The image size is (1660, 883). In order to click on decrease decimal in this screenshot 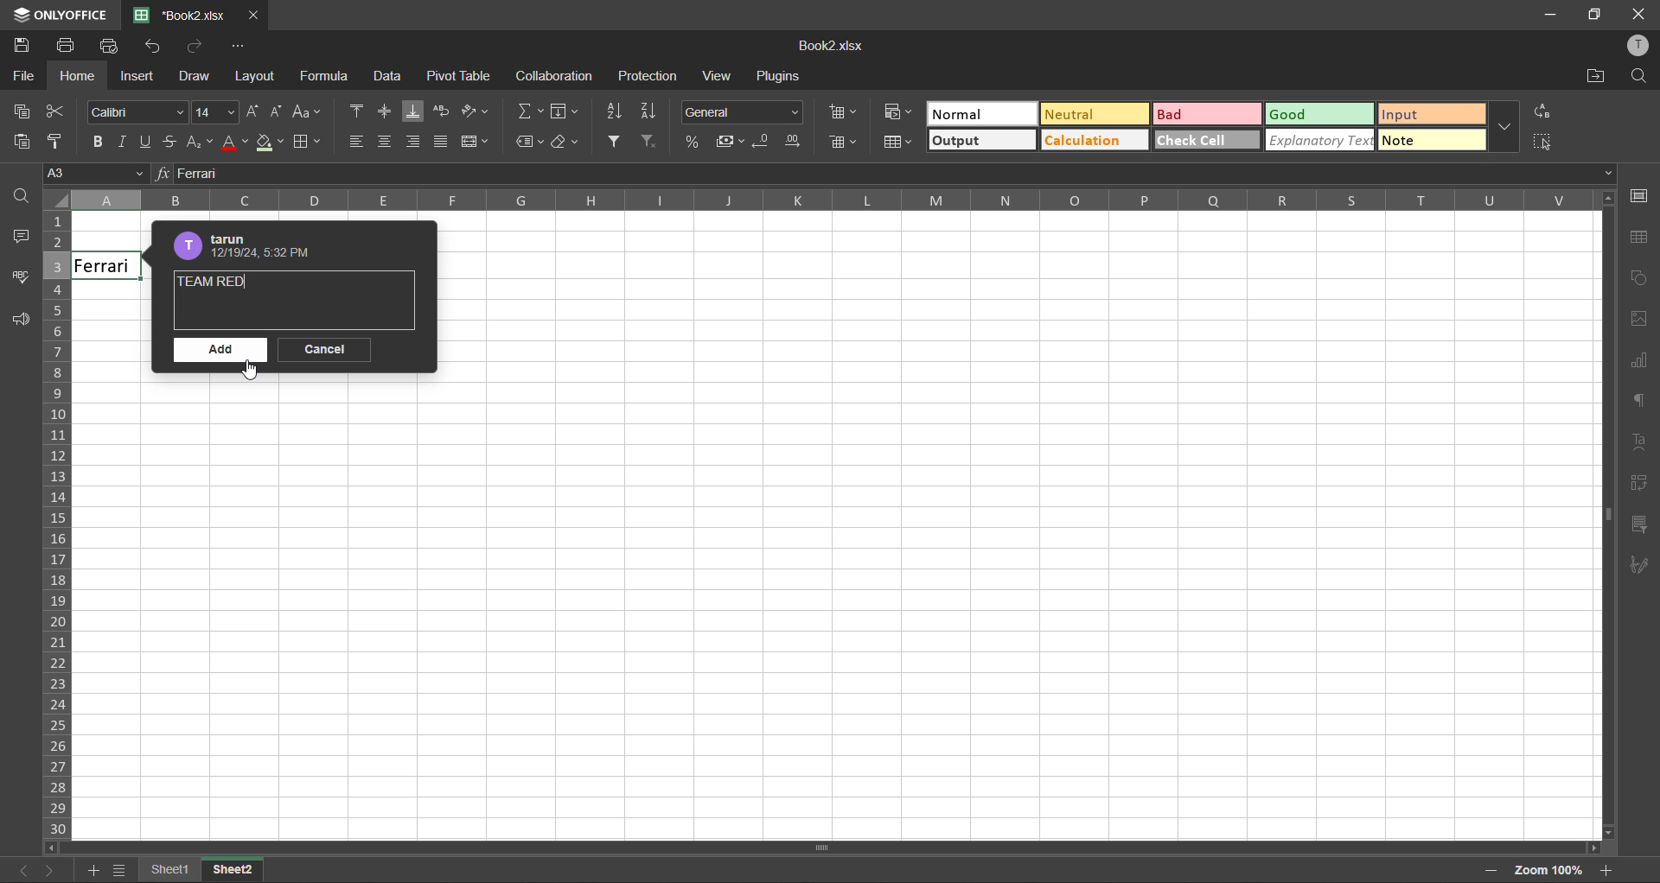, I will do `click(766, 142)`.